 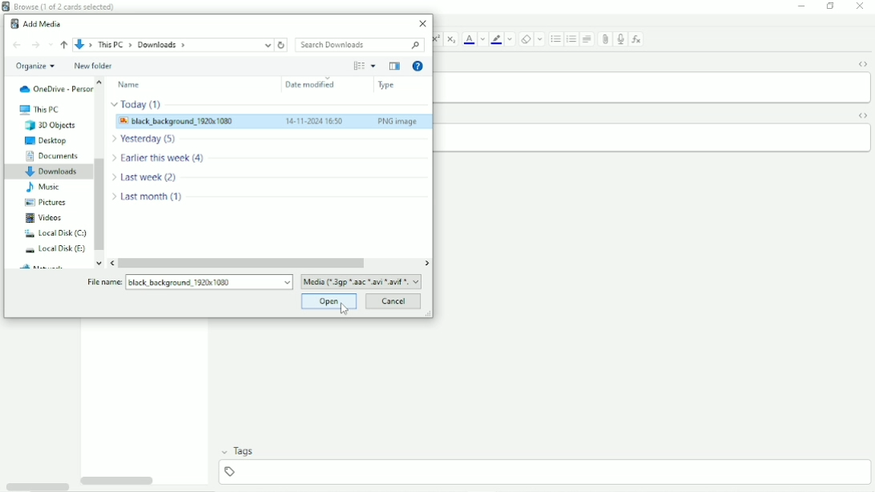 What do you see at coordinates (482, 39) in the screenshot?
I see `Change color` at bounding box center [482, 39].